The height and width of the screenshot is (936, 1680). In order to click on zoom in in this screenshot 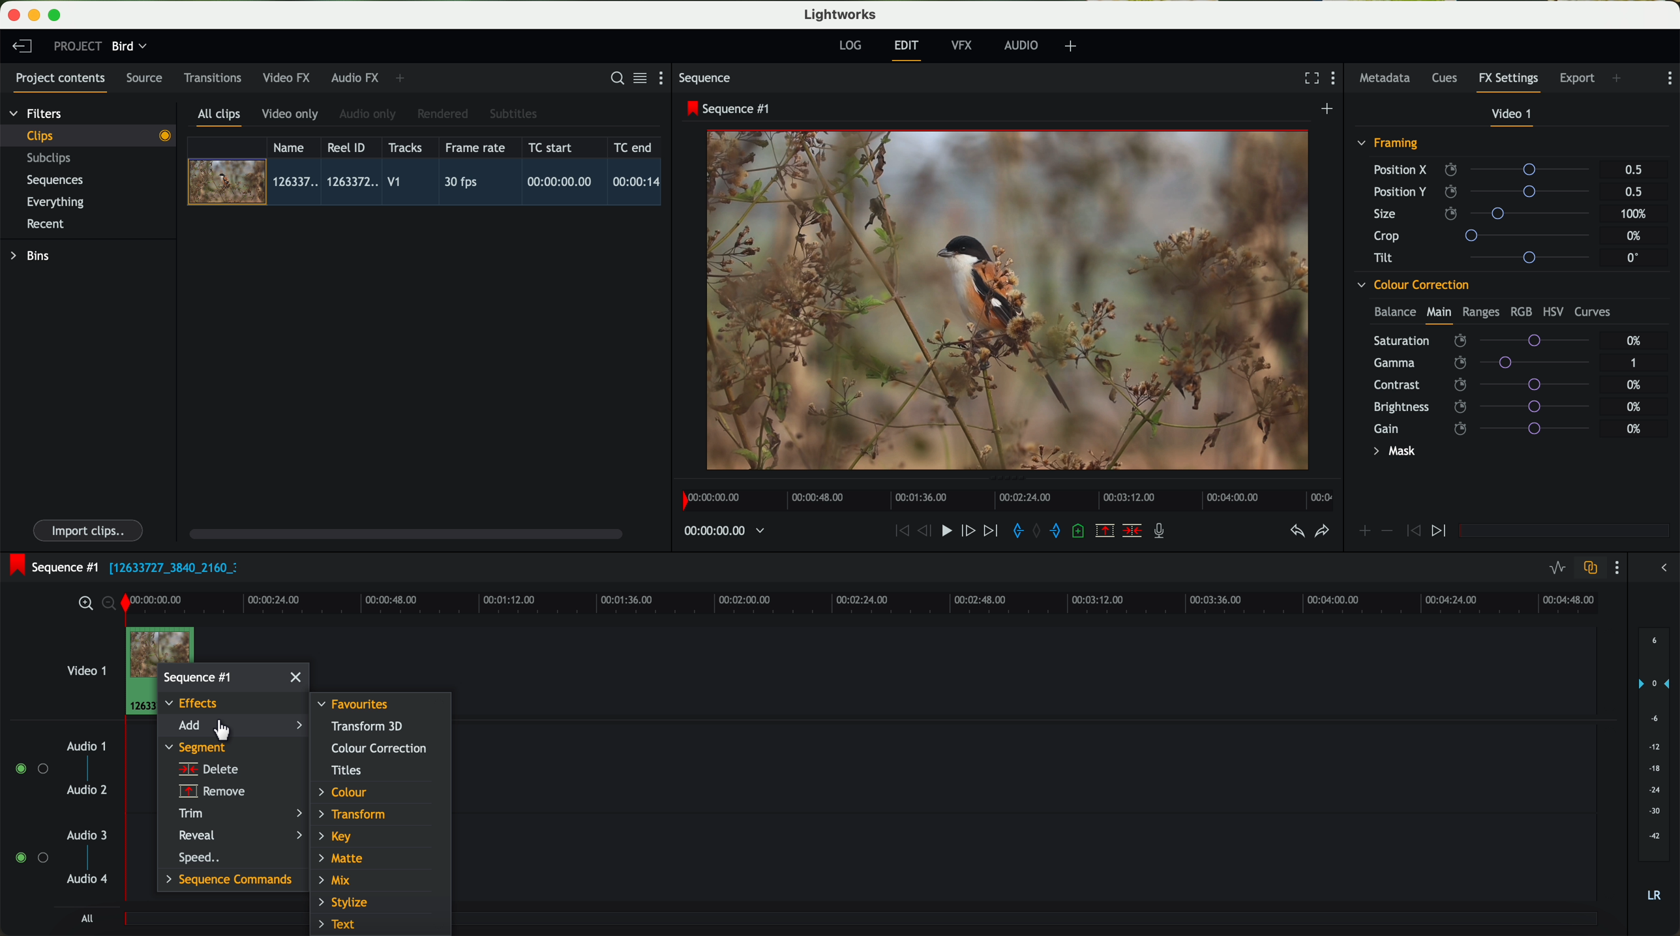, I will do `click(83, 604)`.